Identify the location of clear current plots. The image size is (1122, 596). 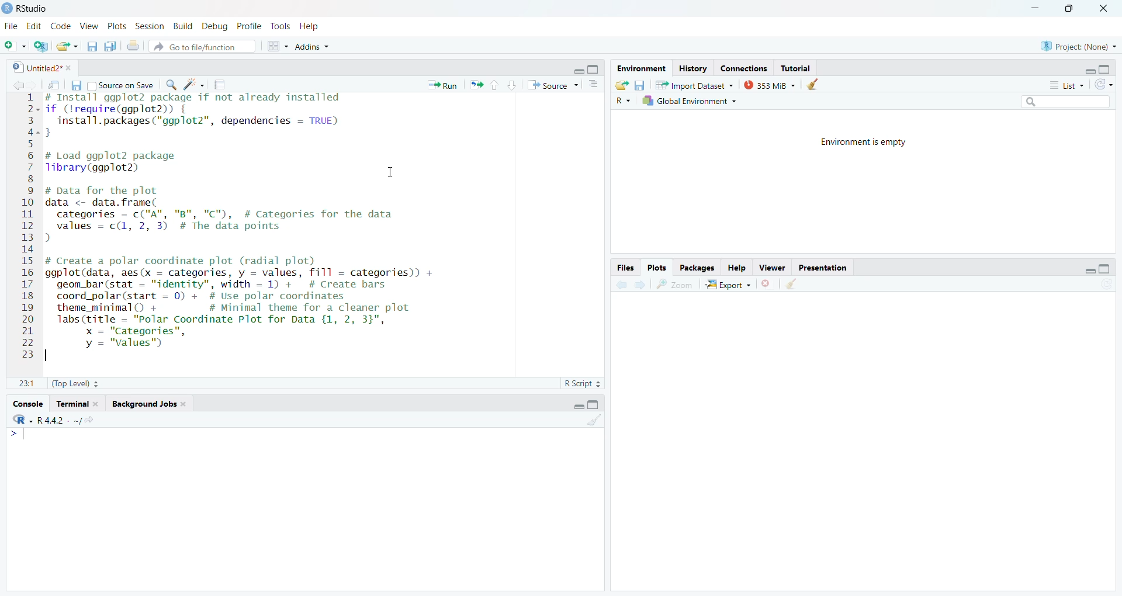
(768, 283).